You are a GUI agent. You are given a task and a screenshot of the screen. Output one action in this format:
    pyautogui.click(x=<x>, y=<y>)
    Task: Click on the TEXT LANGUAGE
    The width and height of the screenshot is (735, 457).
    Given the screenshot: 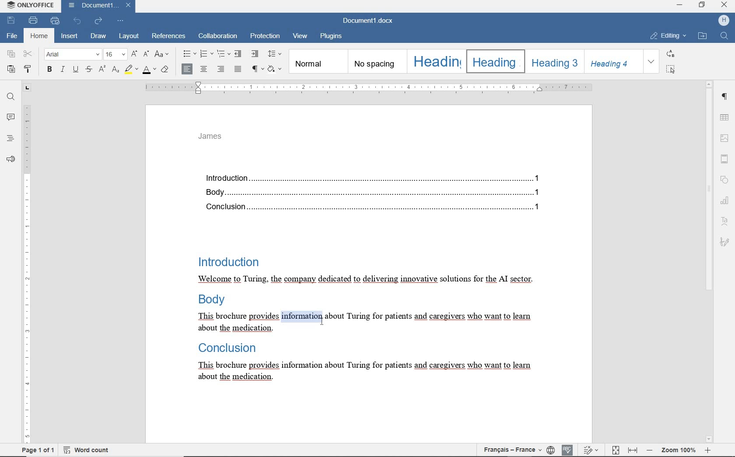 What is the action you would take?
    pyautogui.click(x=511, y=451)
    